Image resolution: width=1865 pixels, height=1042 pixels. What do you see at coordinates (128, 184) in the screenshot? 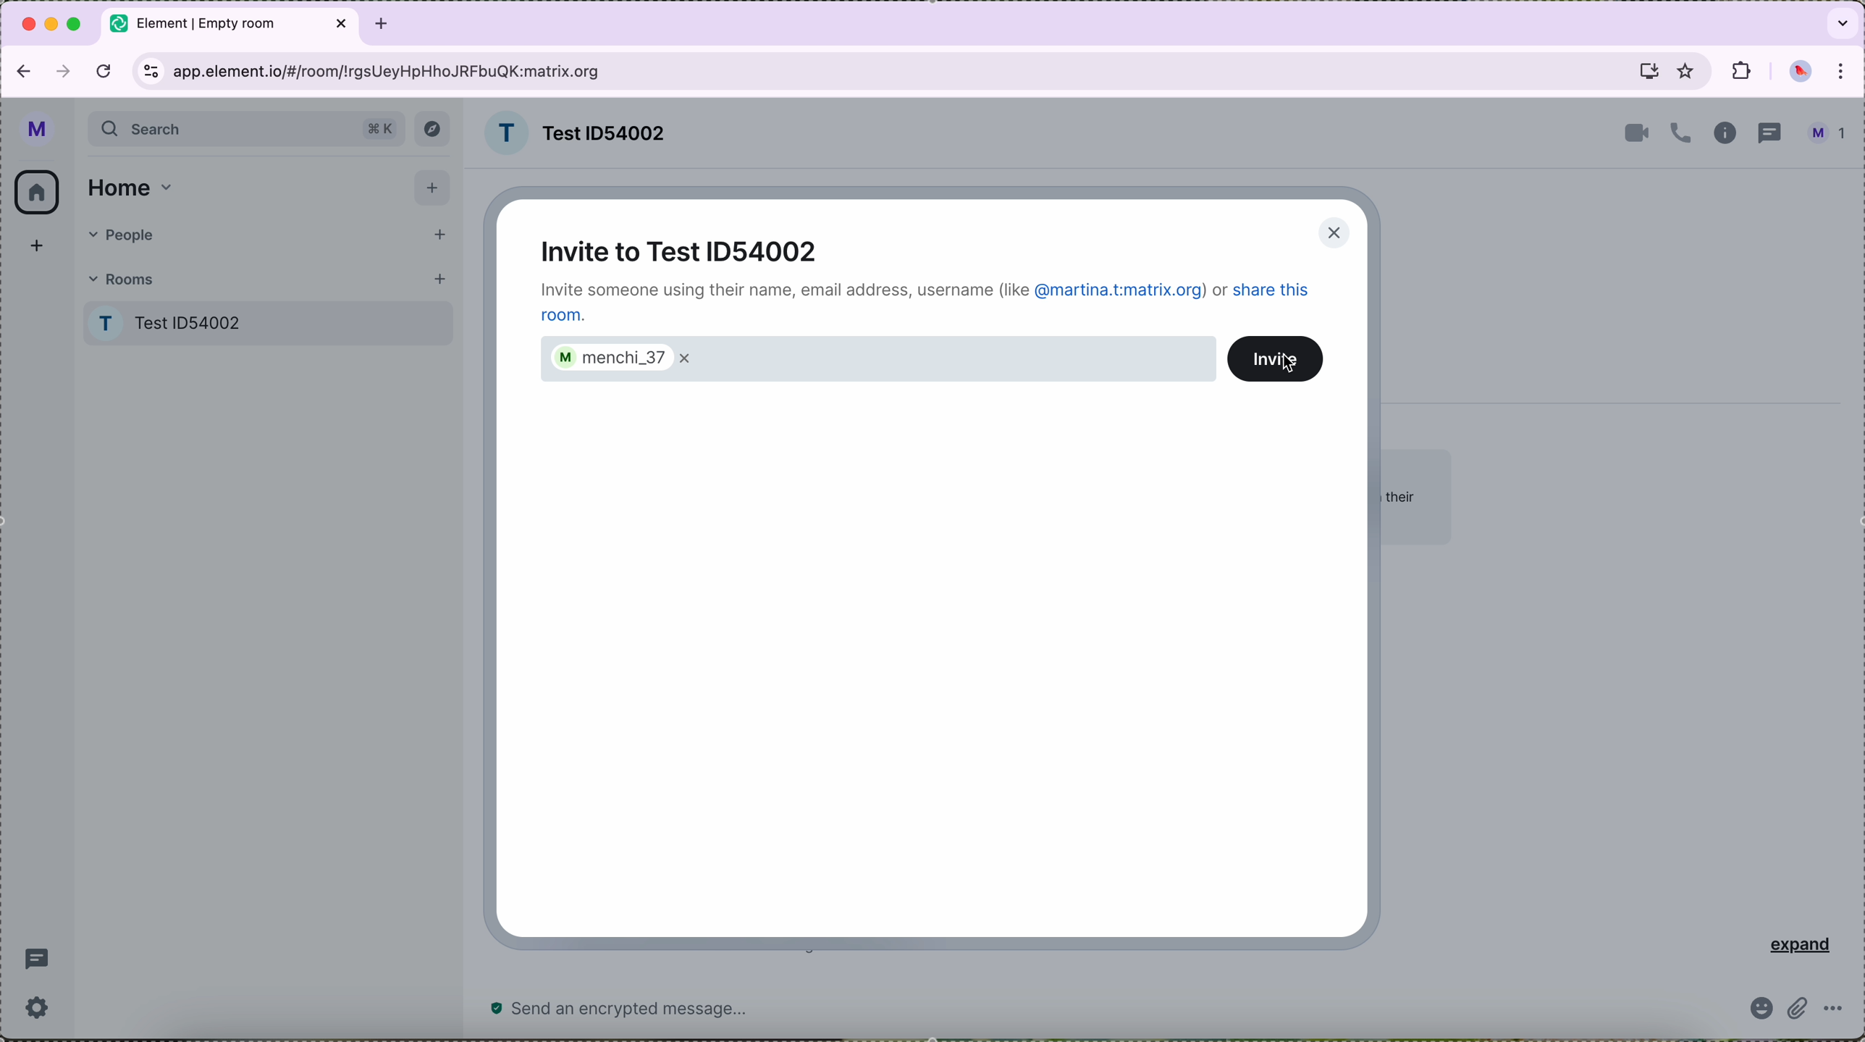
I see `home tab` at bounding box center [128, 184].